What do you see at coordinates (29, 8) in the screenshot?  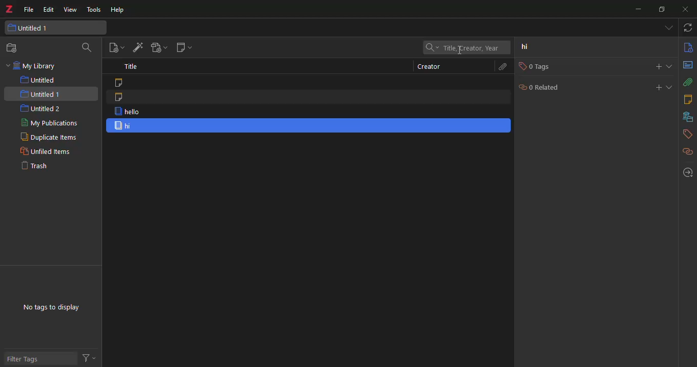 I see `file` at bounding box center [29, 8].